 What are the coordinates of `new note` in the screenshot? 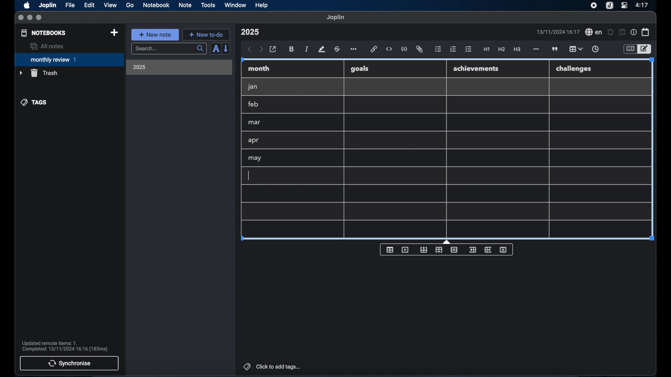 It's located at (155, 35).